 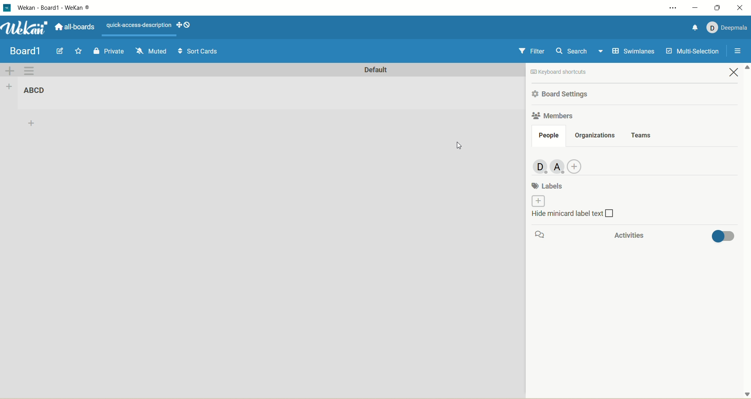 I want to click on swimlane actions, so click(x=29, y=71).